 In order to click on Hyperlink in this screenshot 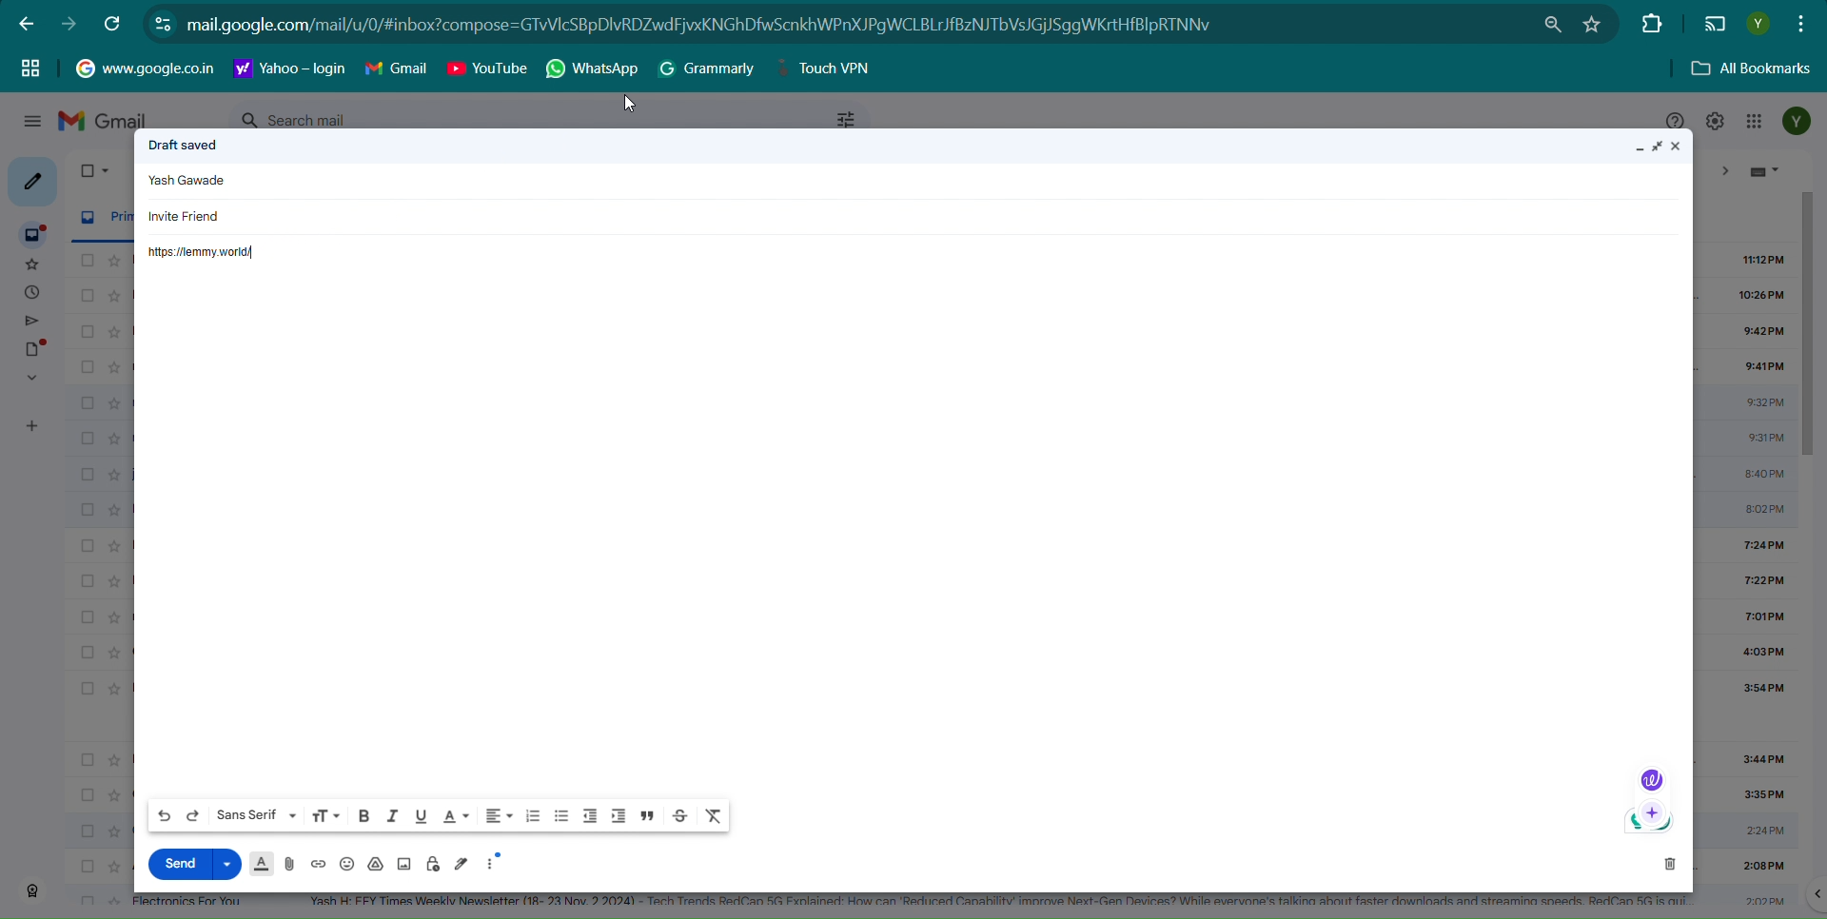, I will do `click(290, 68)`.